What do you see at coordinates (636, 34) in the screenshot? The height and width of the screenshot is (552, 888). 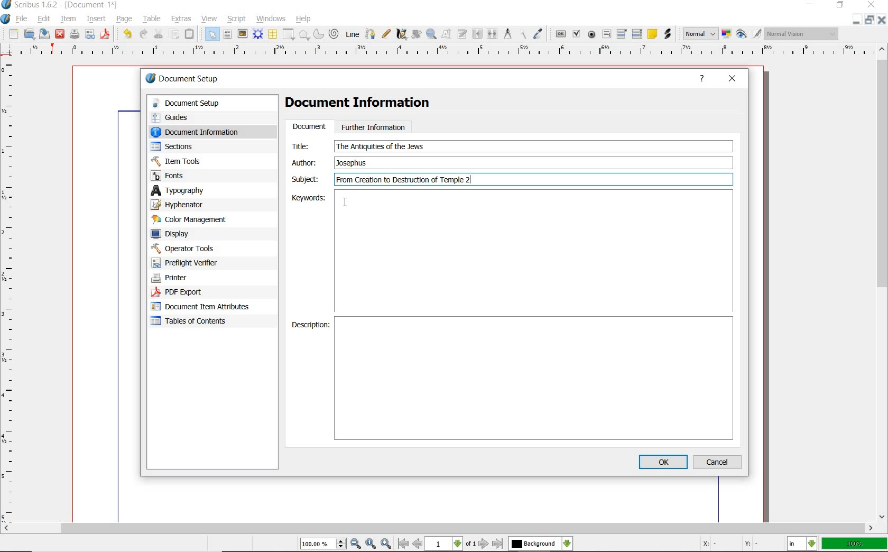 I see `pdf list box` at bounding box center [636, 34].